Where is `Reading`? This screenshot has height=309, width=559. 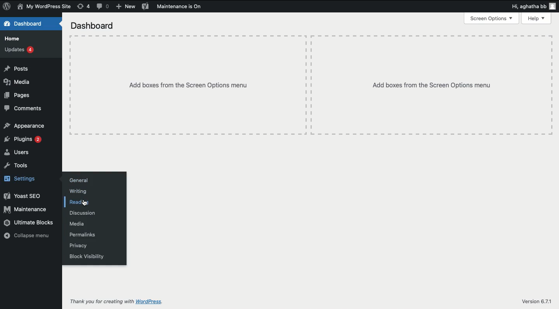 Reading is located at coordinates (79, 202).